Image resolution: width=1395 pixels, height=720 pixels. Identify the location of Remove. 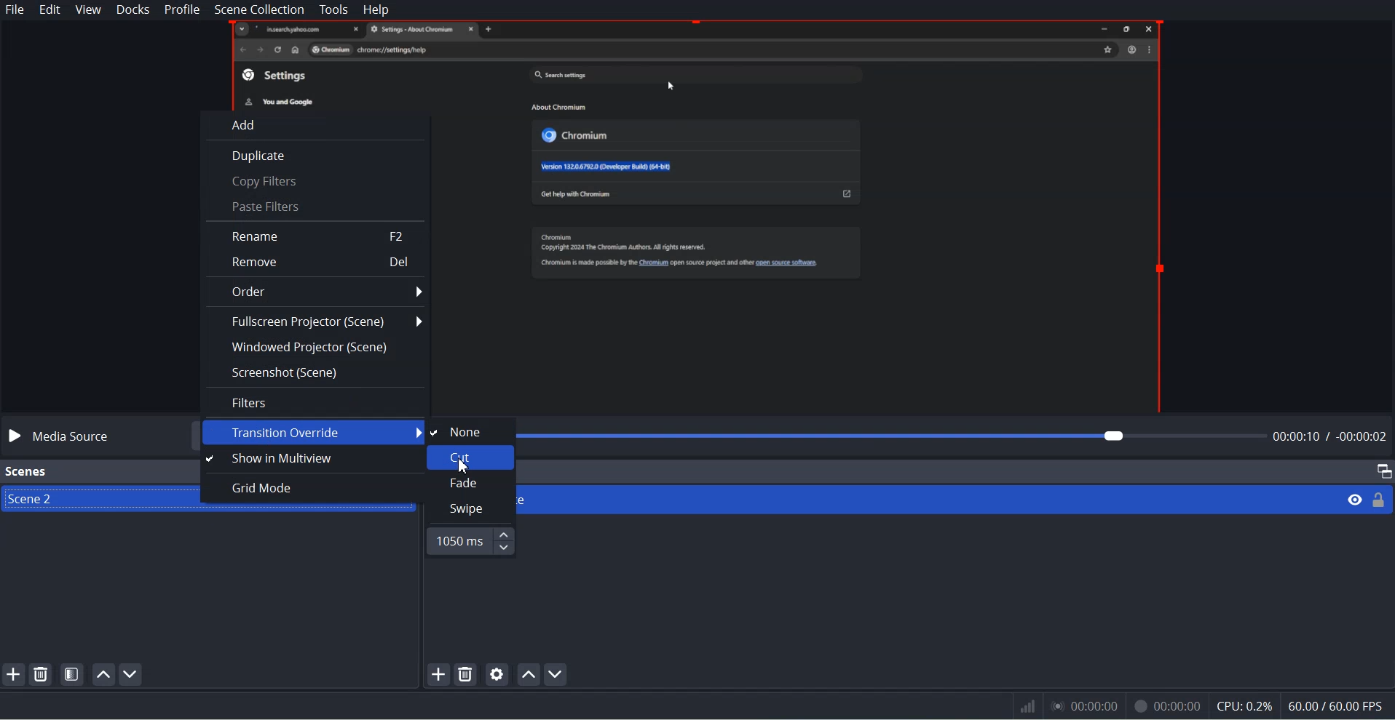
(316, 261).